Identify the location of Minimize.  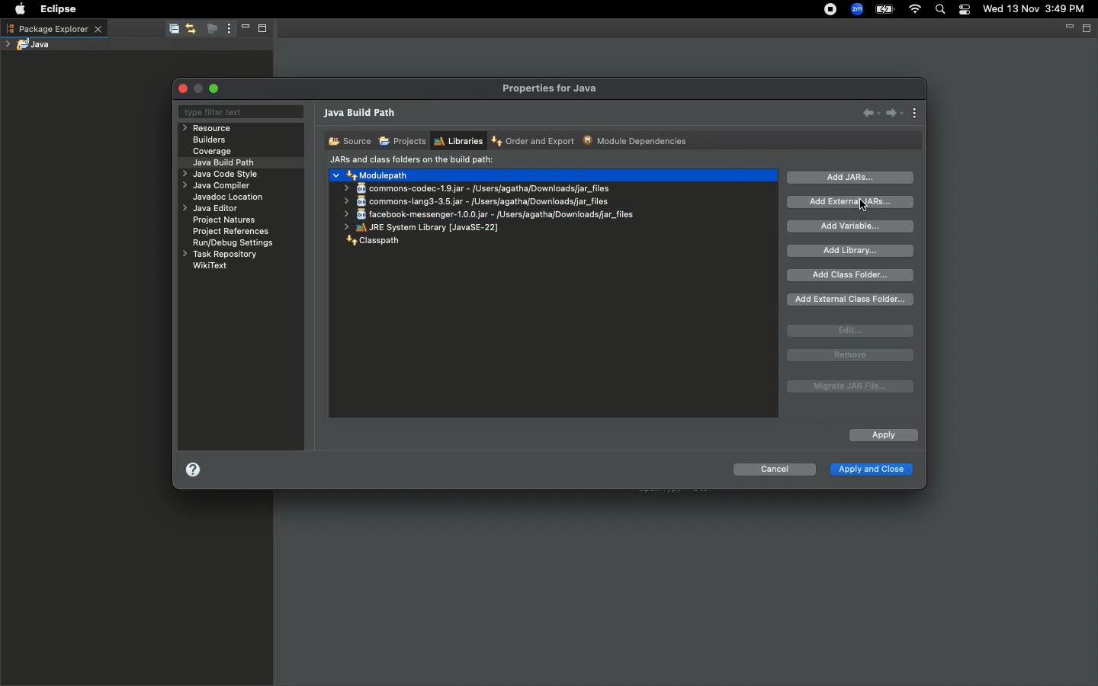
(1067, 30).